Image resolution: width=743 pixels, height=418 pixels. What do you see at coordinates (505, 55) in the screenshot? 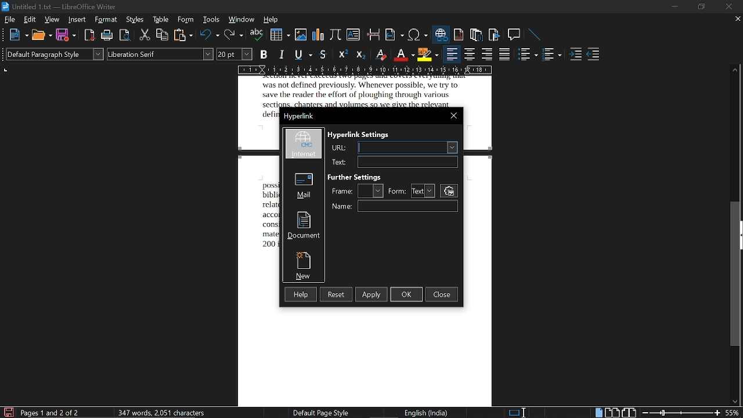
I see `justified` at bounding box center [505, 55].